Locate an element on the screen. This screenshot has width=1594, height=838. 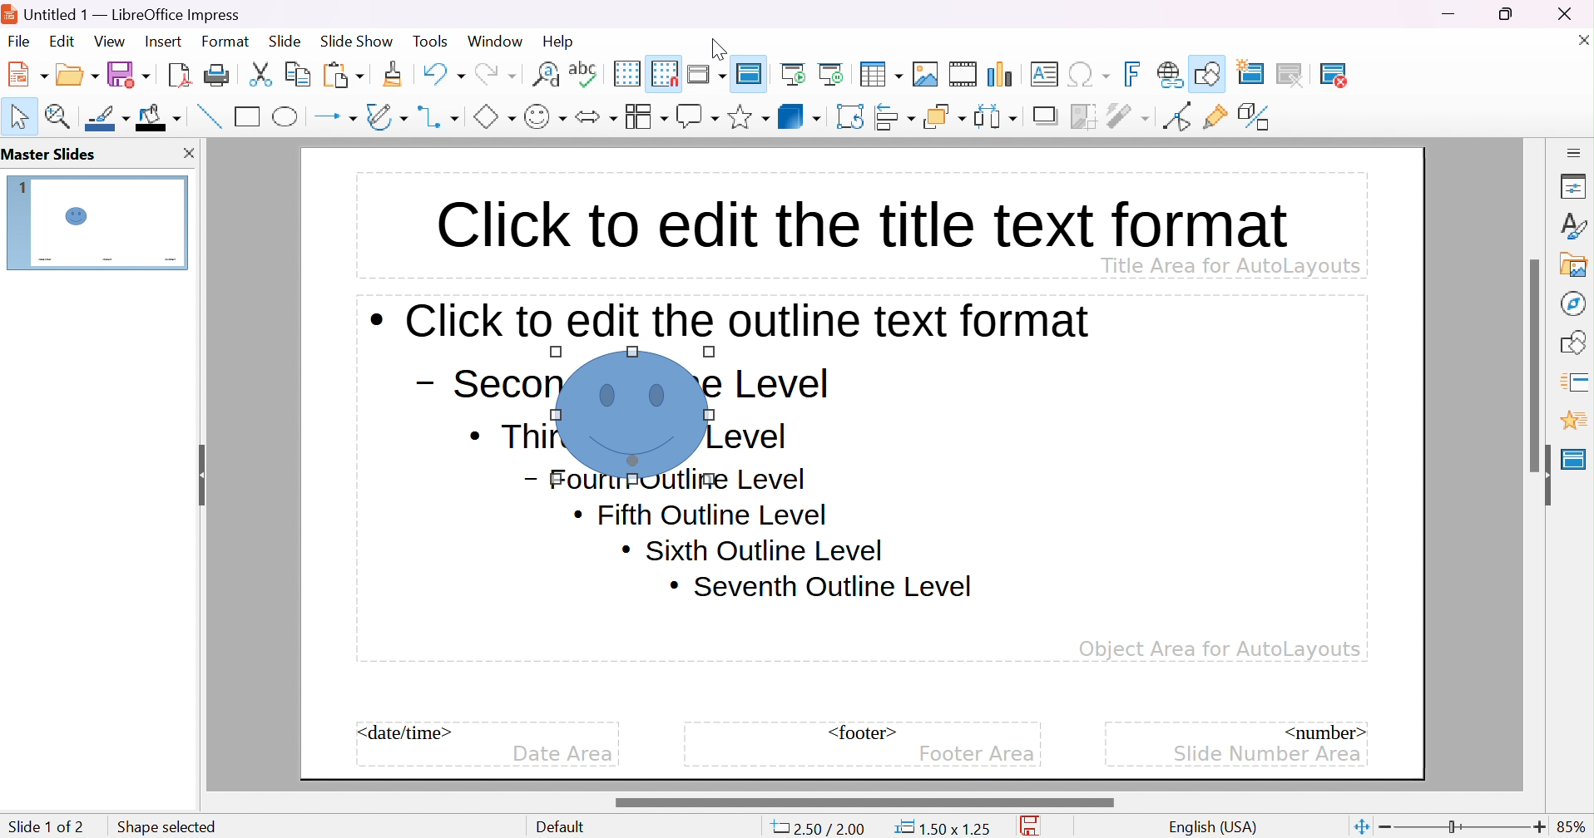
slide layout is located at coordinates (1391, 74).